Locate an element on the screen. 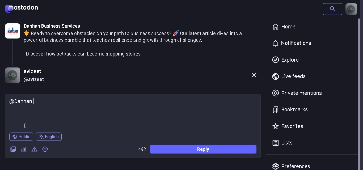 This screenshot has width=363, height=170. favorites is located at coordinates (289, 126).